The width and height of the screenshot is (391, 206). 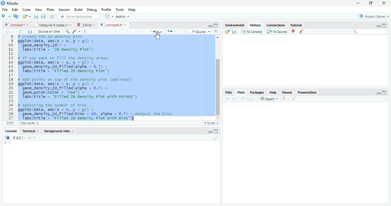 What do you see at coordinates (51, 25) in the screenshot?
I see `‘Mosquito R codes.v1` at bounding box center [51, 25].